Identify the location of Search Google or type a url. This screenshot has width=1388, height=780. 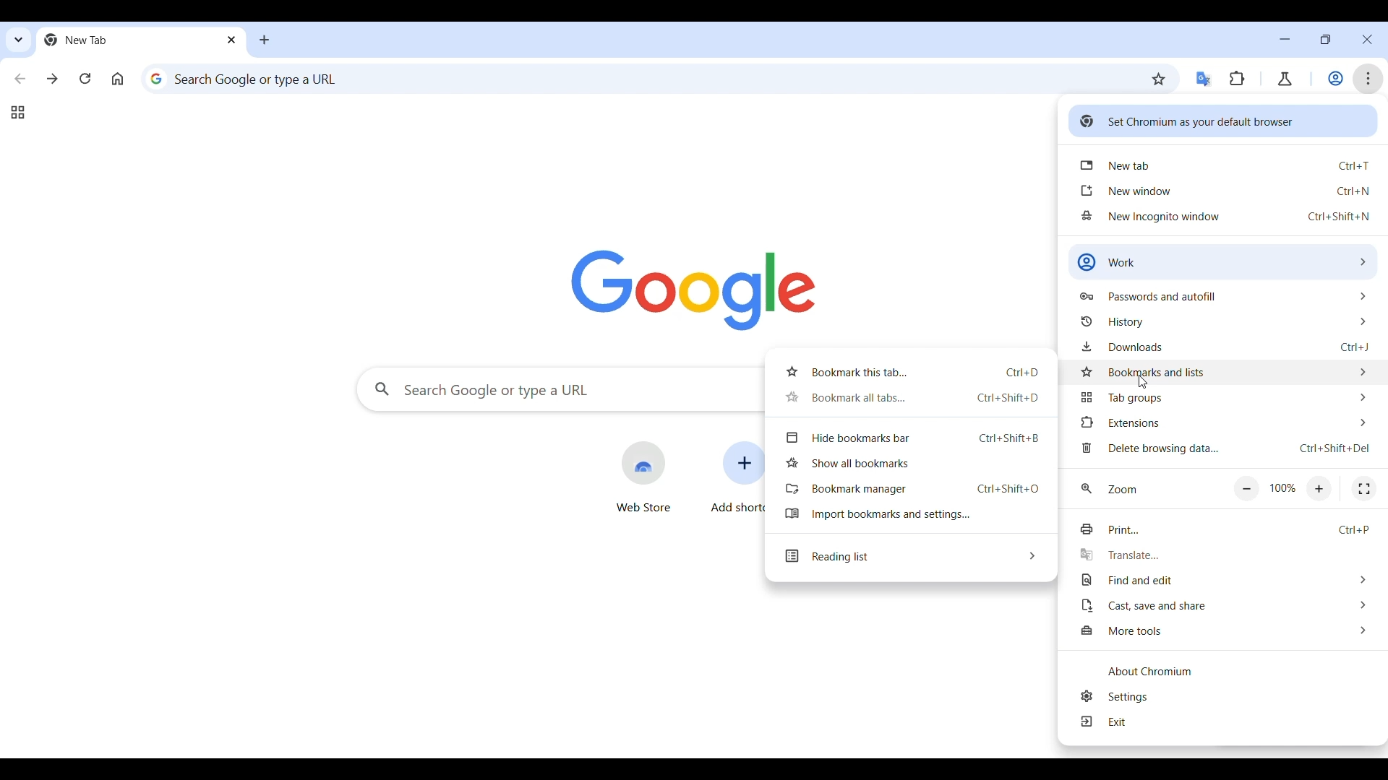
(559, 389).